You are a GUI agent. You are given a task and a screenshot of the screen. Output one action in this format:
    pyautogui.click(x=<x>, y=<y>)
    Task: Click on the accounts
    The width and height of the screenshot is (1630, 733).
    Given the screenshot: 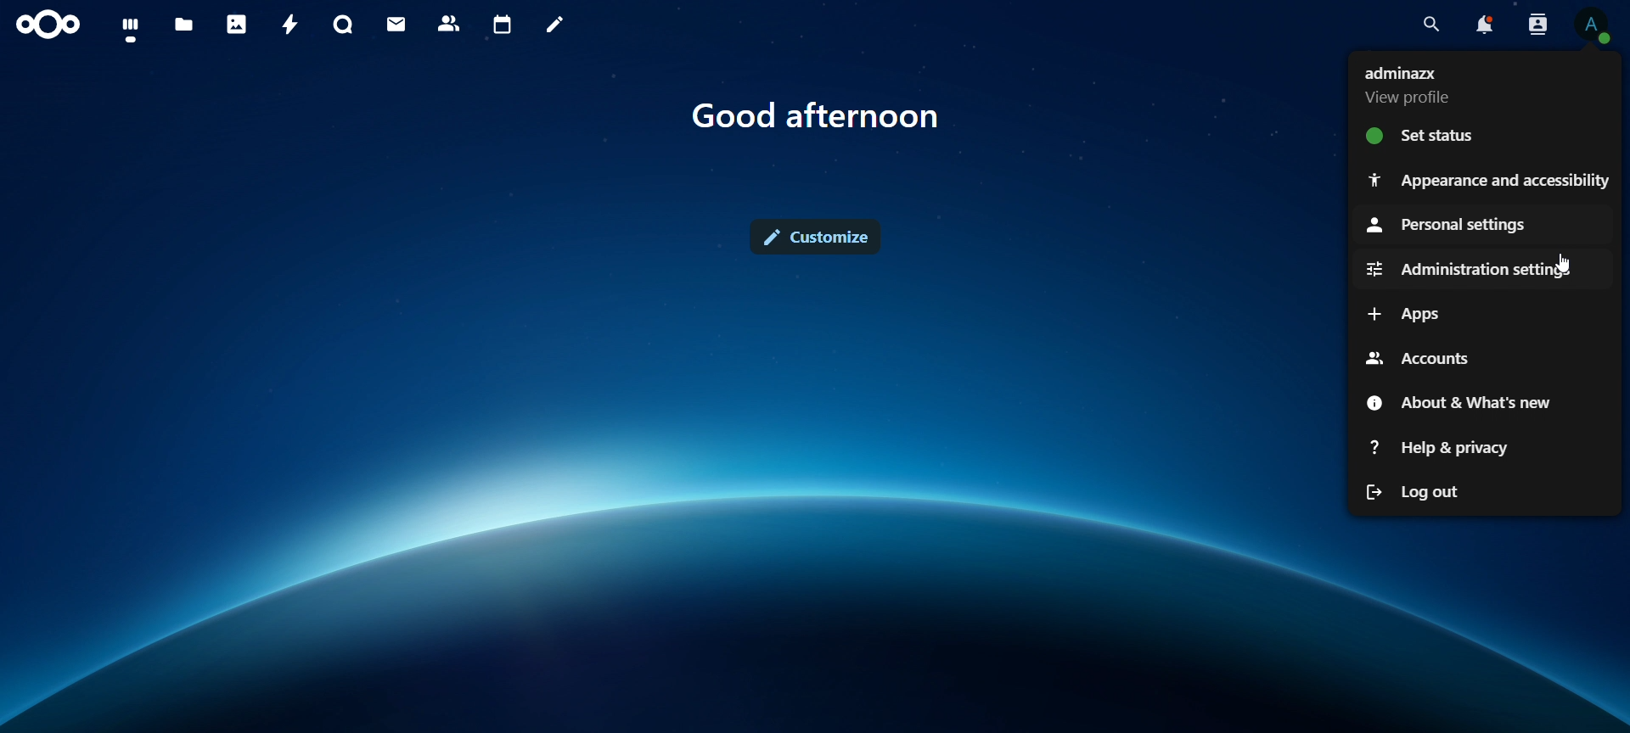 What is the action you would take?
    pyautogui.click(x=1459, y=360)
    